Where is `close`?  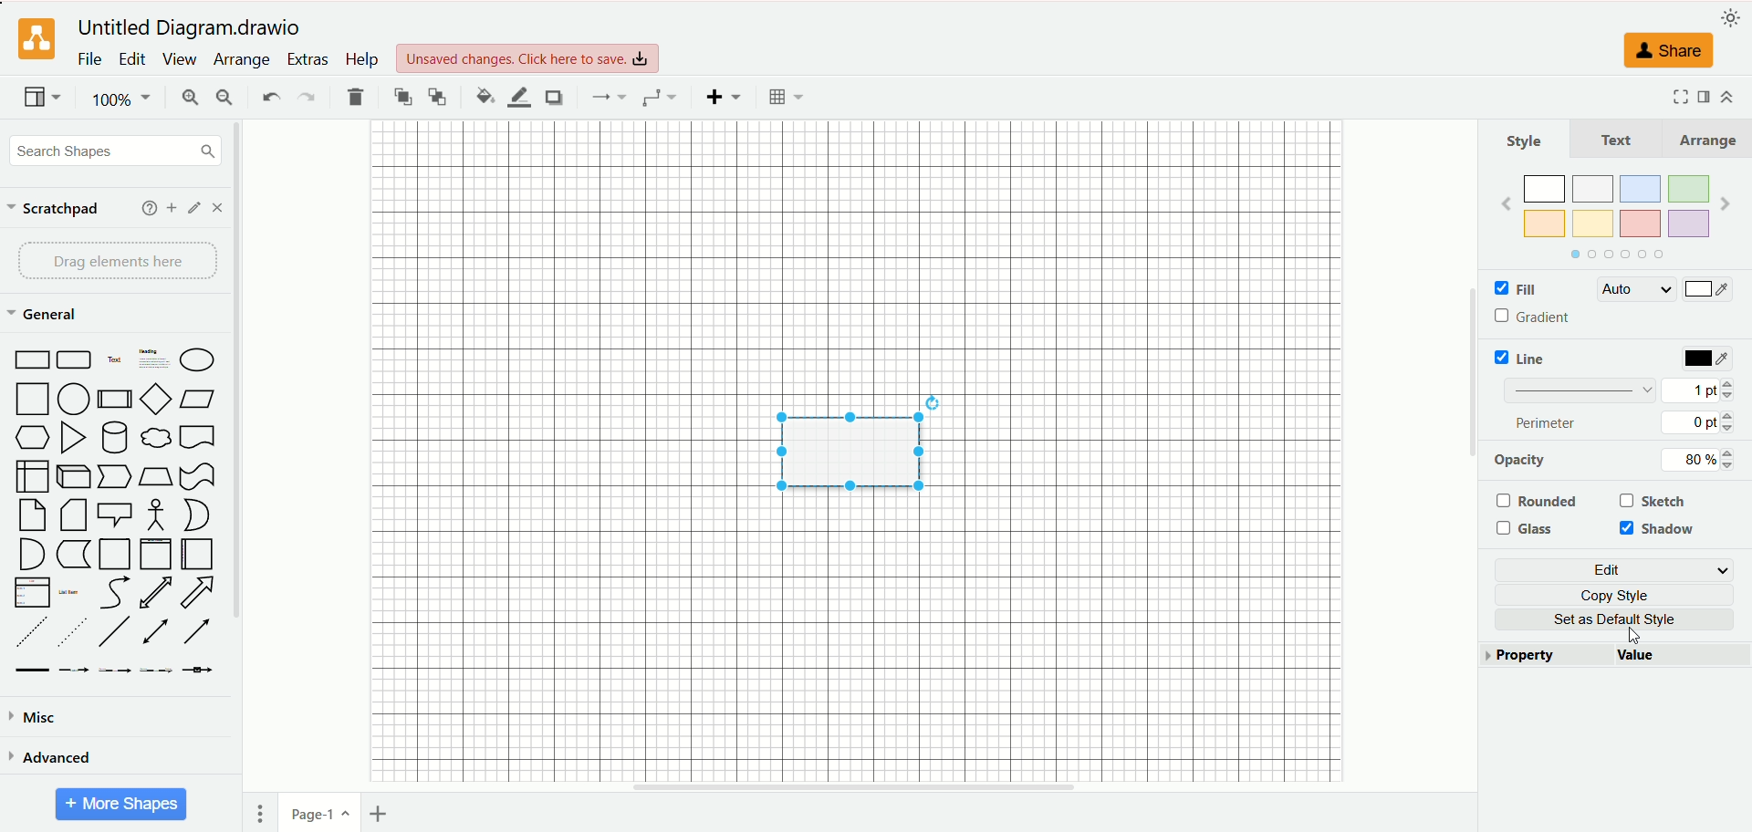
close is located at coordinates (217, 208).